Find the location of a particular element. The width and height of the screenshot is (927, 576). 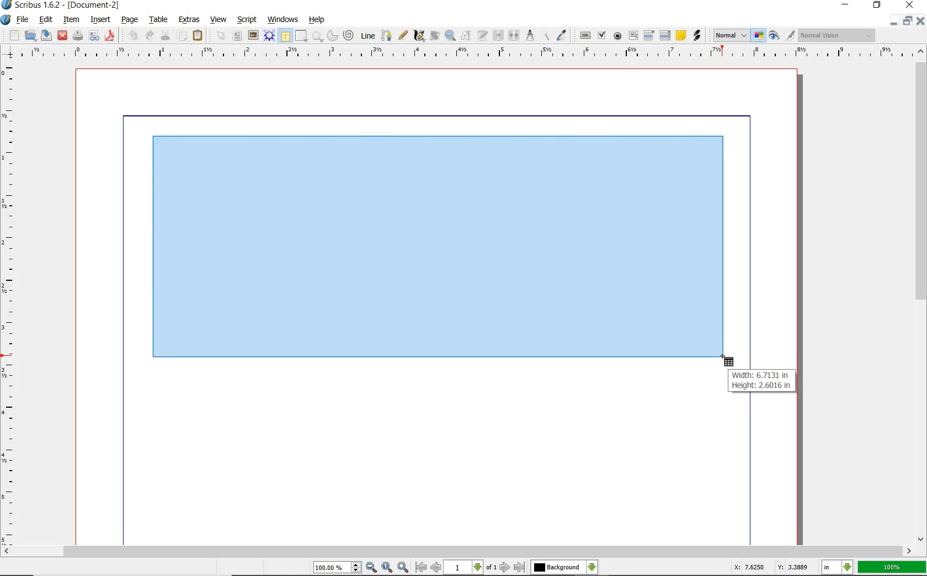

scrollbar is located at coordinates (919, 302).